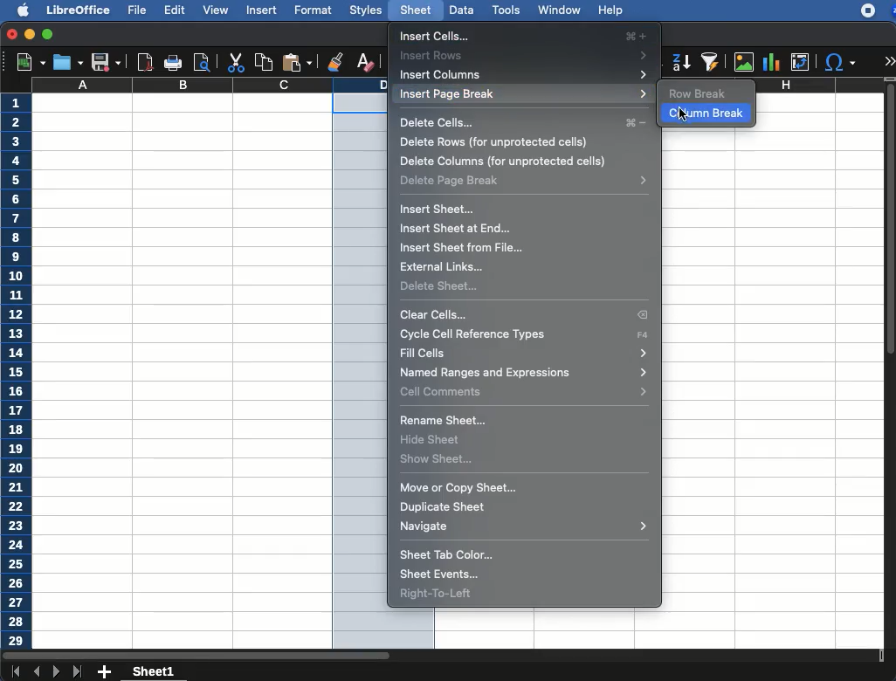 The image size is (896, 681). Describe the element at coordinates (361, 372) in the screenshot. I see `column selected` at that location.